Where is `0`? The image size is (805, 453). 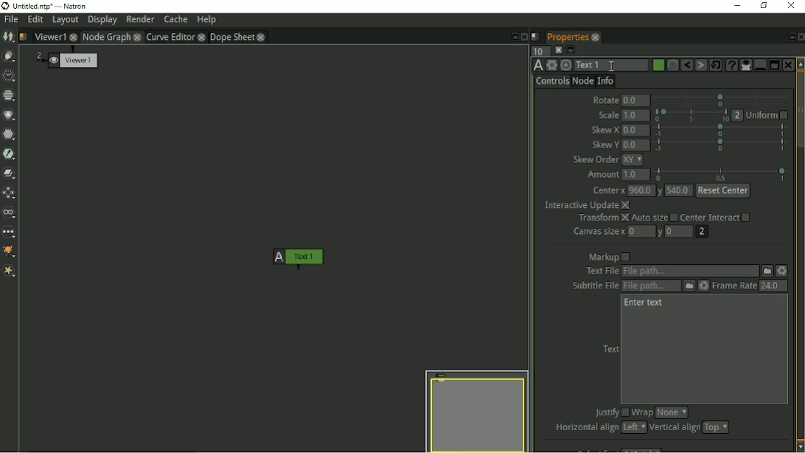 0 is located at coordinates (640, 231).